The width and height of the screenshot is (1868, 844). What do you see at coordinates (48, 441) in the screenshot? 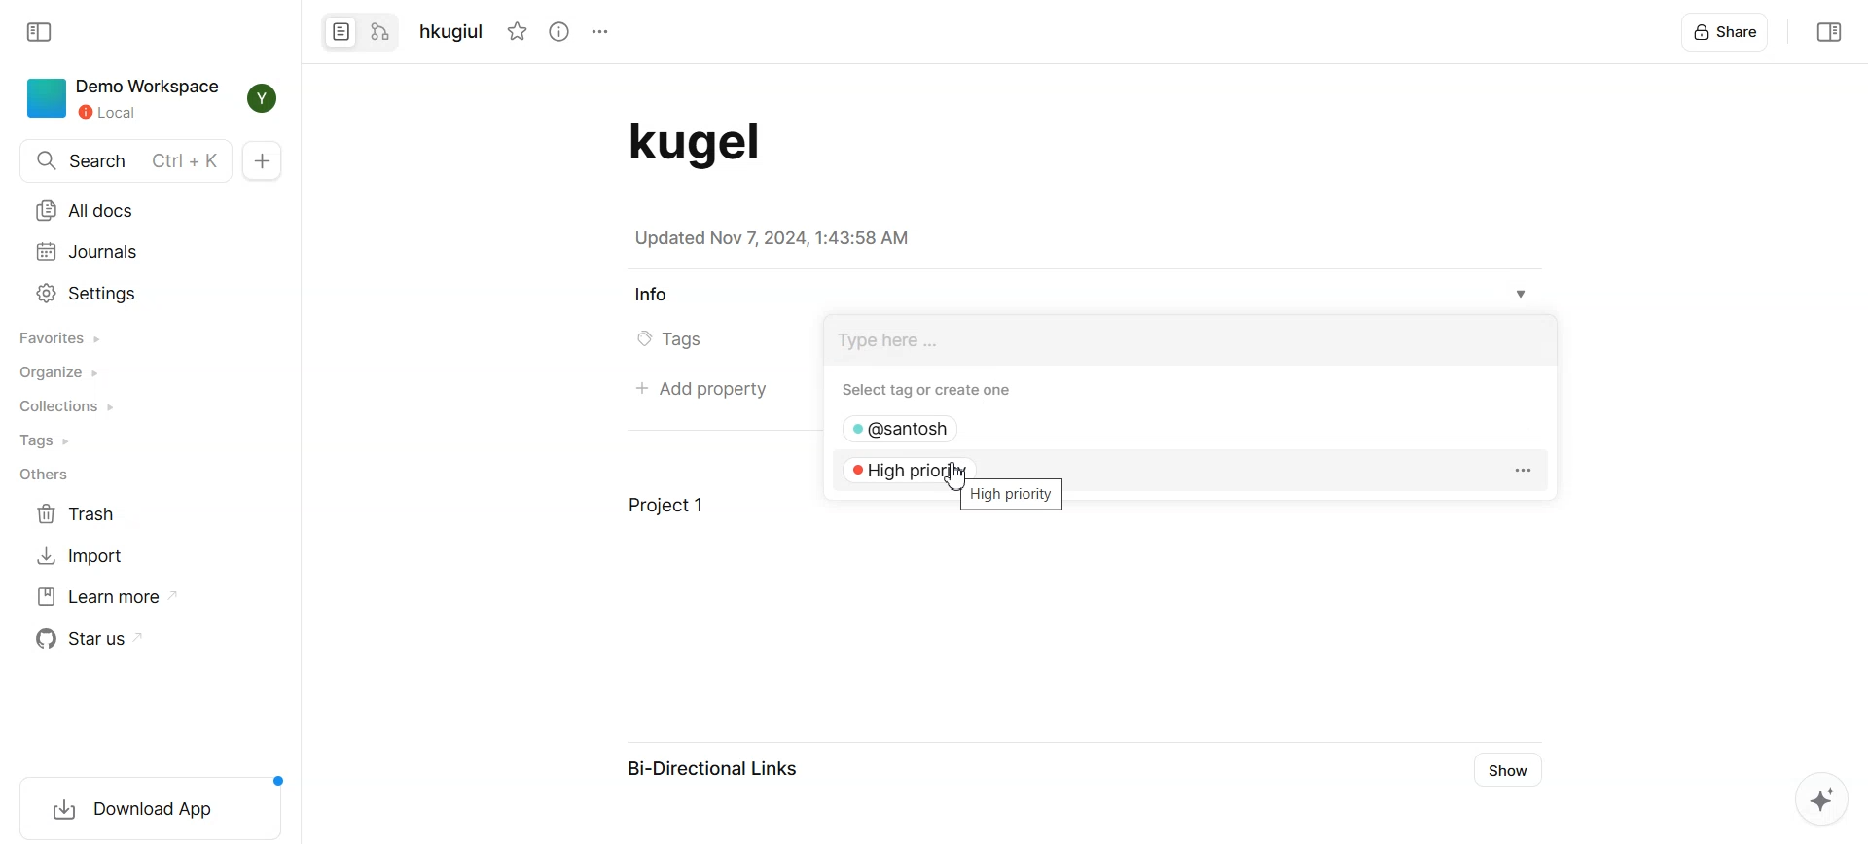
I see `Tags` at bounding box center [48, 441].